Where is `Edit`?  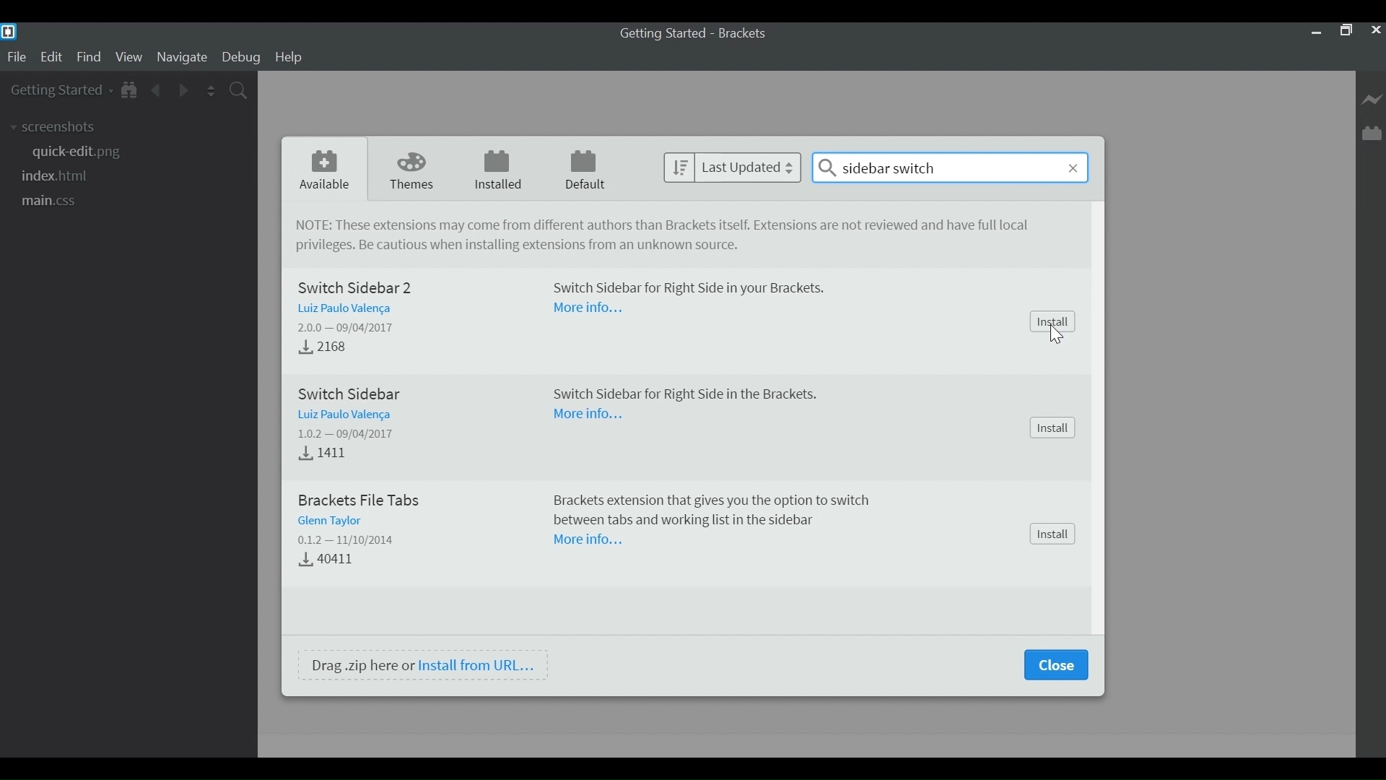 Edit is located at coordinates (53, 58).